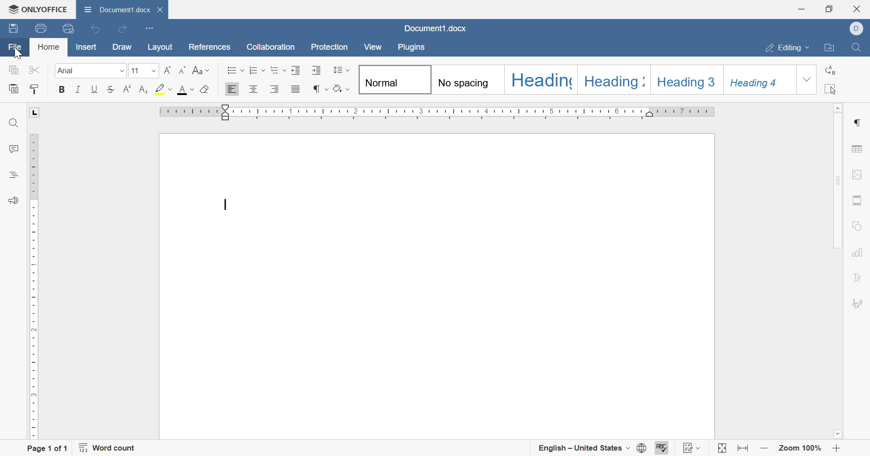 Image resolution: width=870 pixels, height=456 pixels. Describe the element at coordinates (169, 70) in the screenshot. I see `increment font size` at that location.